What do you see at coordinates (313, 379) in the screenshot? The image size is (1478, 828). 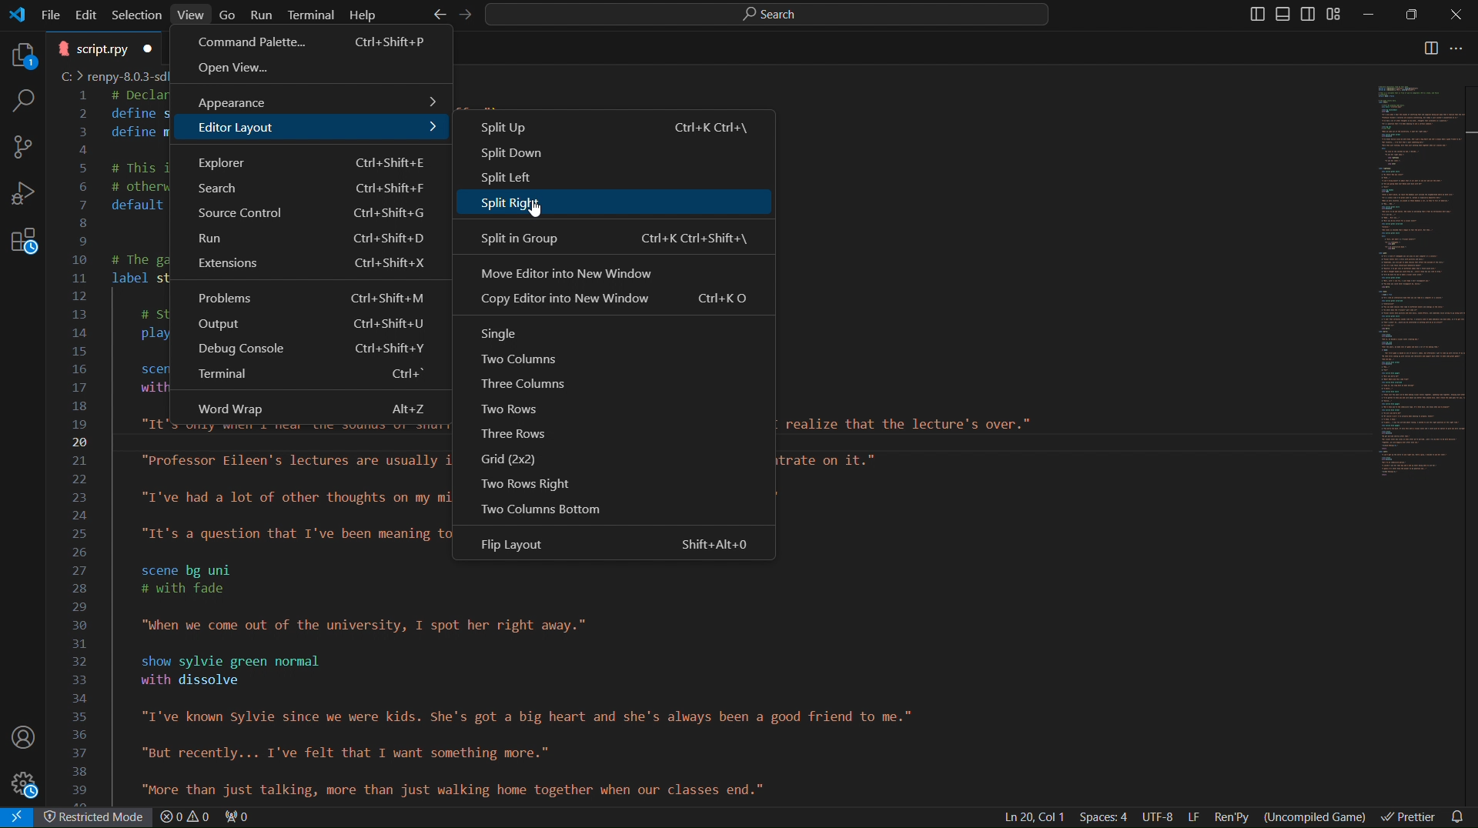 I see `Terminal   ctrl+'` at bounding box center [313, 379].